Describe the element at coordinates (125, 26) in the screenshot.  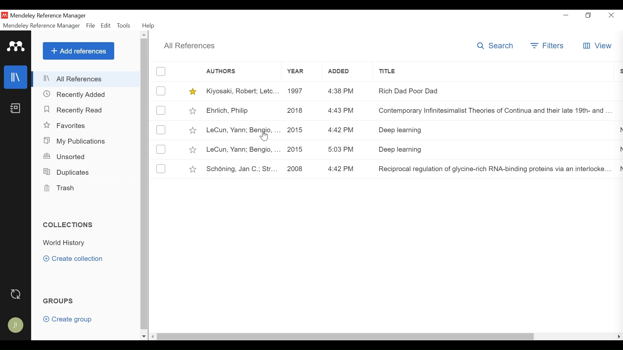
I see `Tools` at that location.